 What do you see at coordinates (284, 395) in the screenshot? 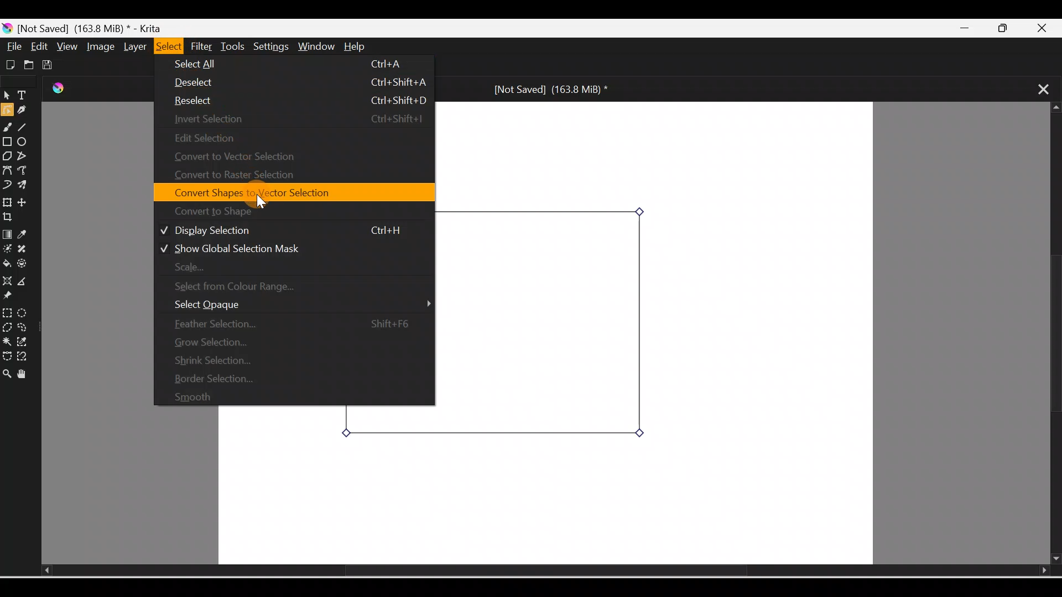
I see `Smooth` at bounding box center [284, 395].